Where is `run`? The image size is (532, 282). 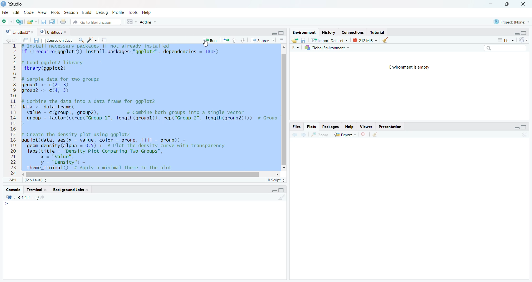 run is located at coordinates (208, 40).